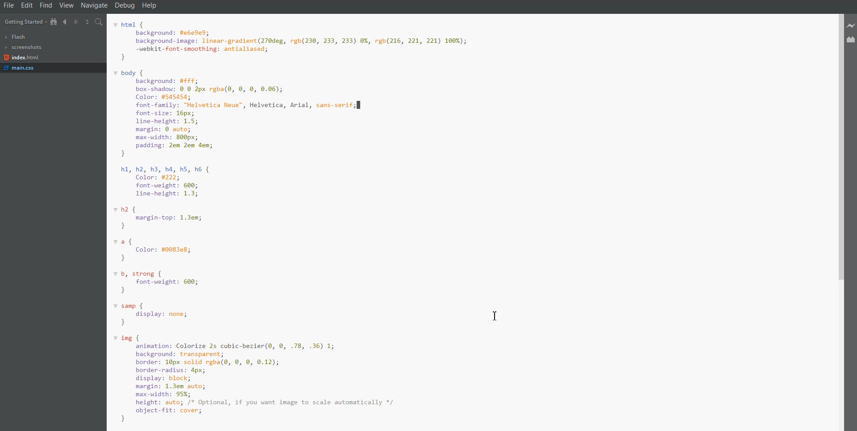  What do you see at coordinates (312, 222) in the screenshot?
I see `html {
background: #e6e9e9;
background-image: linear-gradient(270deg, rgb(230, 233, 233) 0%, rgb(216, 221, 221) 166%);
-webkit-font-smoothing: antialiased;
}
body {
background: #££F;
box-shadow: © @ 2px rgba(@, 0, 8, 0.06);
Color: #545454;
font-family: "Helvetica Neue", Helvetica, Arial, sans-serif;
font-size: 16px;
line-height: 1.5;
margin: 8 auto;
max-width: 808px;
padding: 2em 2em dem;
}
h1, h2, h3, ha, hs, h6 {
Color: #222;
font-weight: 600;
line-height: 1.3;
h2 {
margin-top: 1.3em;
}
raf
Color: #0083e8;
}
/ b, strong {
font-weight: 600;
}
samp {
display: none;
}
ing {
animation: Colorize 2s cubic-bezier(®, 0, .78, .36) 1;
background: transparent;
border: 10px solid rgba(e, 0, 8, 0.12);
border-radius: 4px;
display: block;
margin: 1.3em auto;
max-width: 95%;
height: auto; /* Optional, if you want image to scale automatically */
object-fit: cover;
}` at bounding box center [312, 222].